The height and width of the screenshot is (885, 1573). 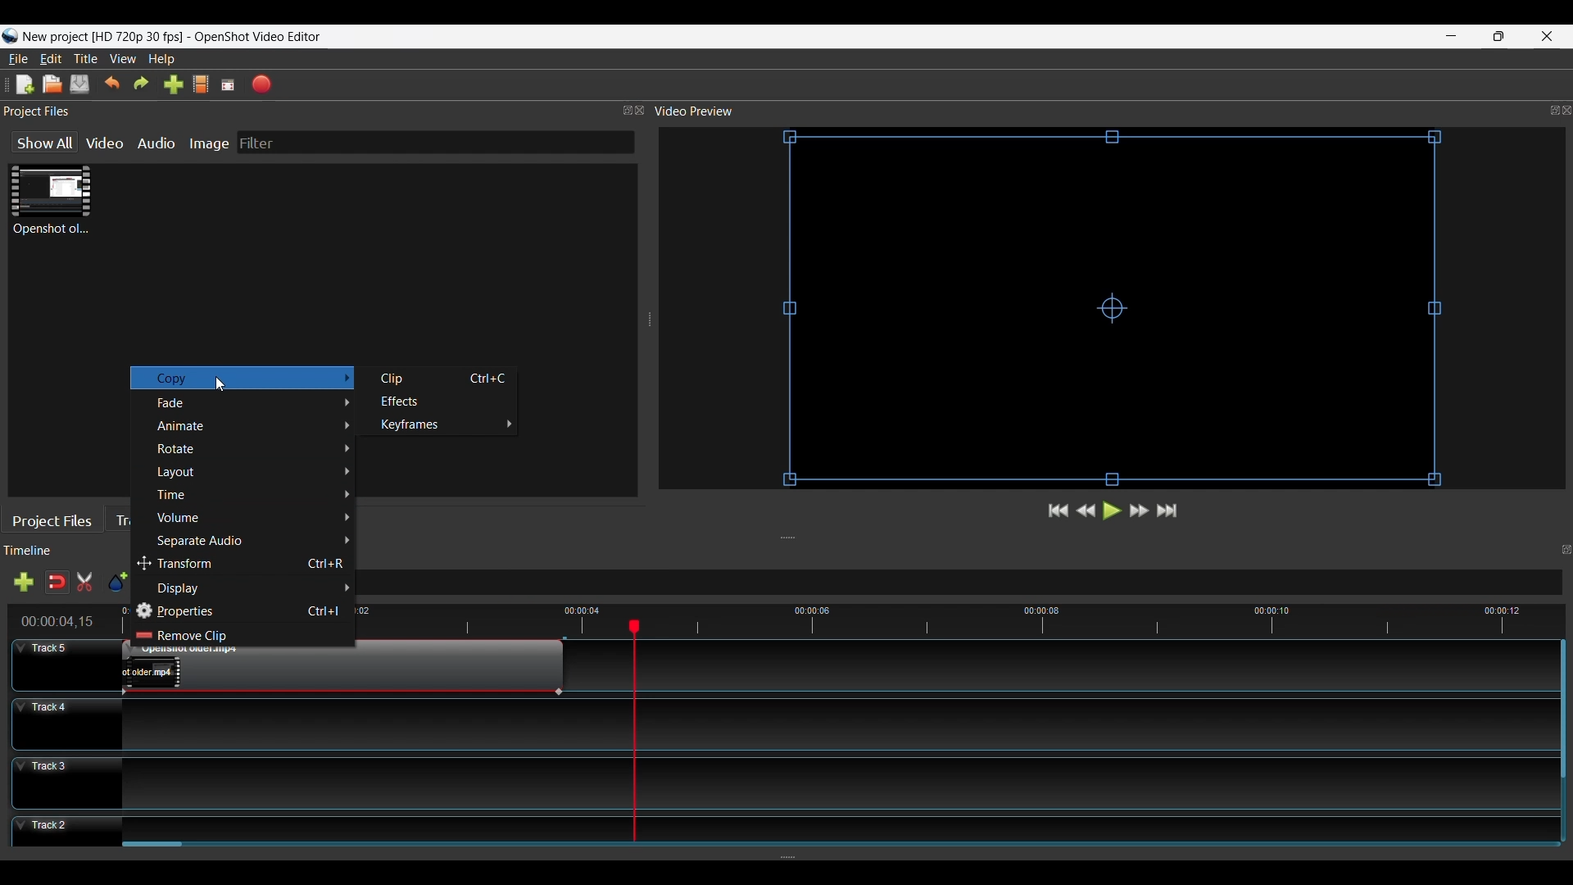 What do you see at coordinates (20, 583) in the screenshot?
I see `Add track` at bounding box center [20, 583].